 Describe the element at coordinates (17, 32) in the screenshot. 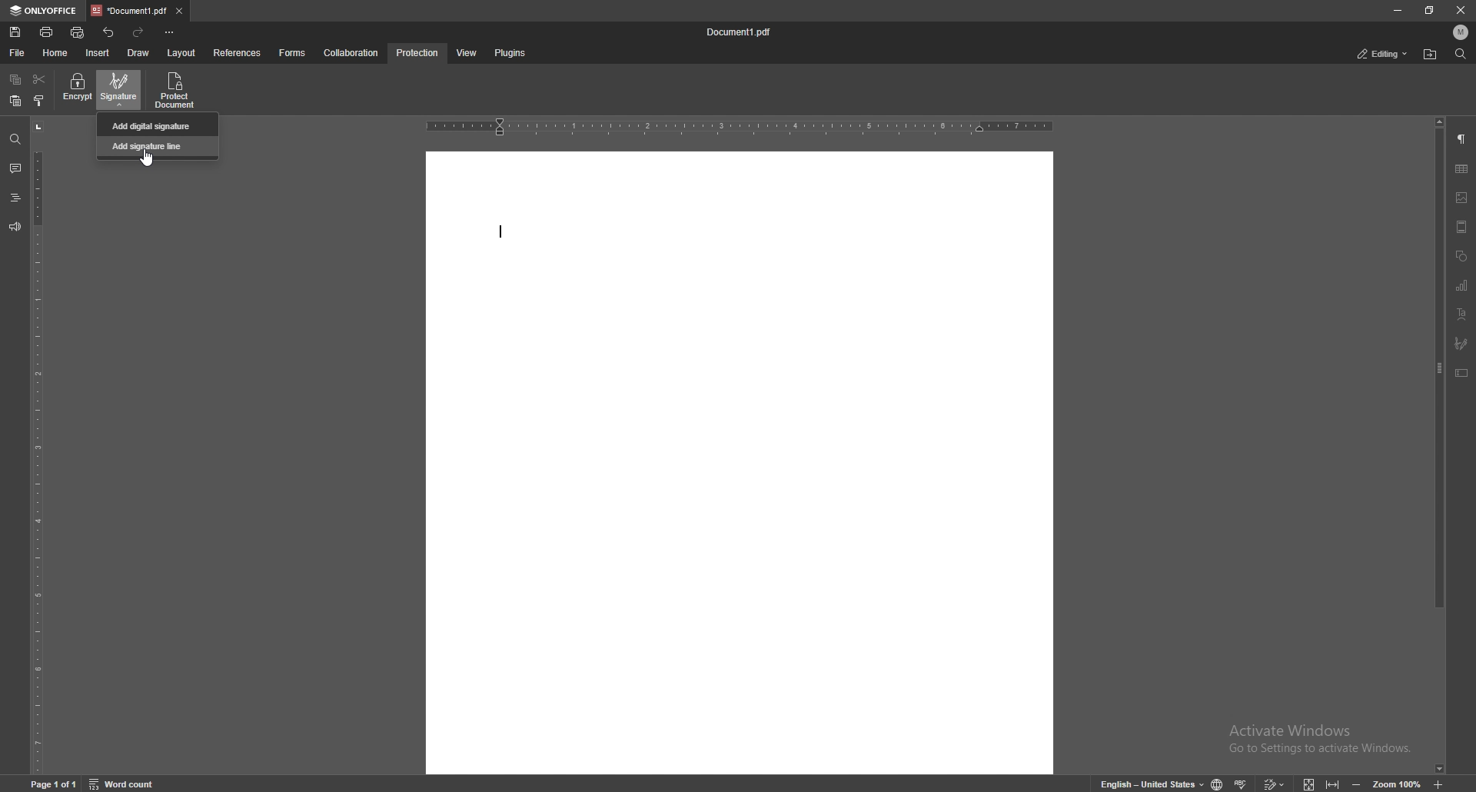

I see `save` at that location.